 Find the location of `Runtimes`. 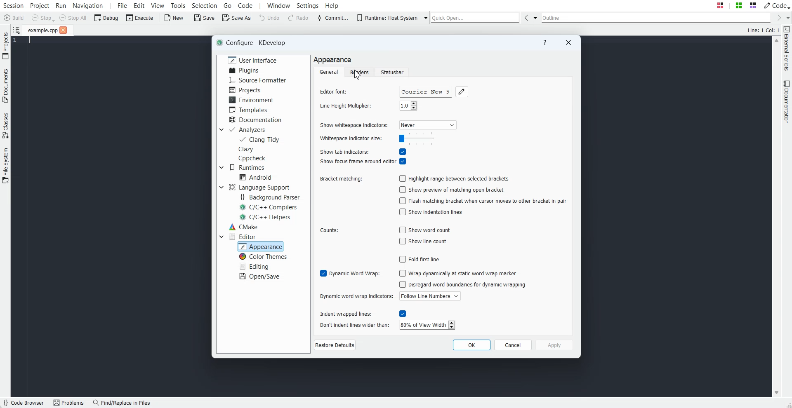

Runtimes is located at coordinates (247, 167).